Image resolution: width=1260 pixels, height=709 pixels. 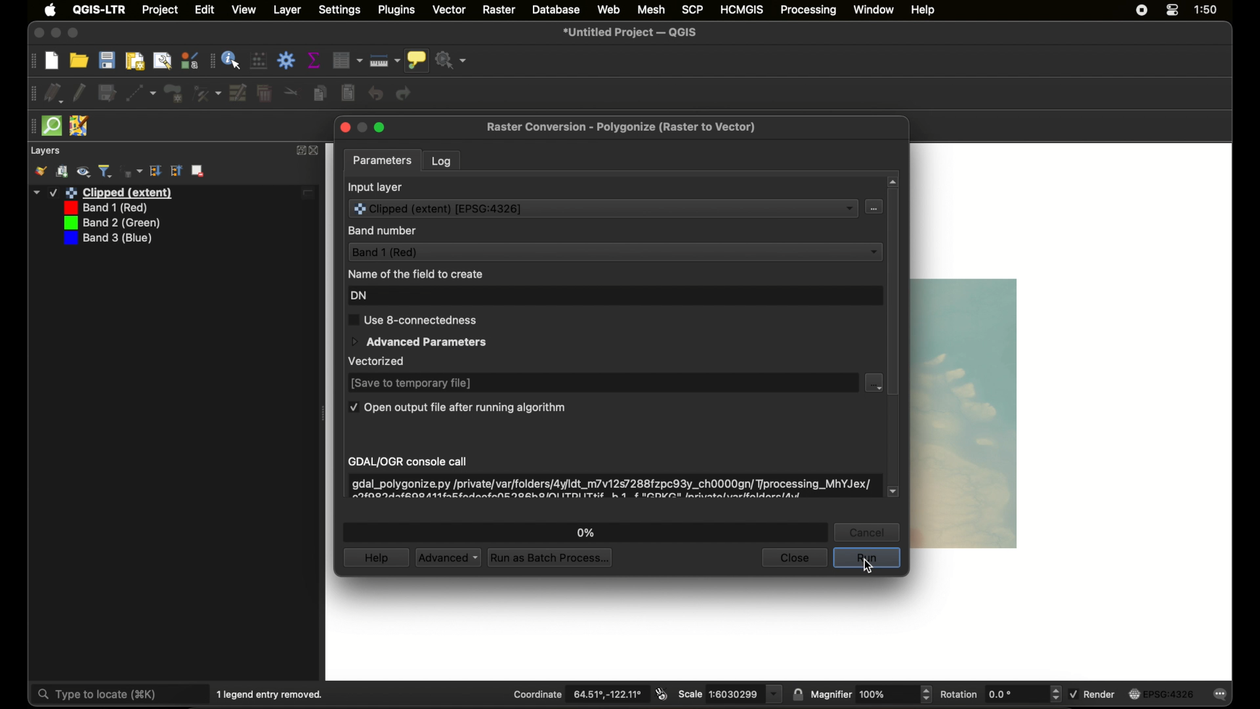 I want to click on raster conversion - polygonize (raster to vector), so click(x=620, y=127).